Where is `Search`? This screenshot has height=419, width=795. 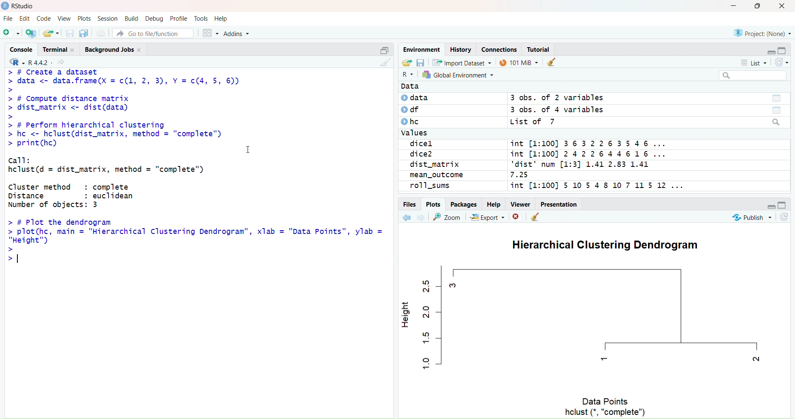 Search is located at coordinates (778, 125).